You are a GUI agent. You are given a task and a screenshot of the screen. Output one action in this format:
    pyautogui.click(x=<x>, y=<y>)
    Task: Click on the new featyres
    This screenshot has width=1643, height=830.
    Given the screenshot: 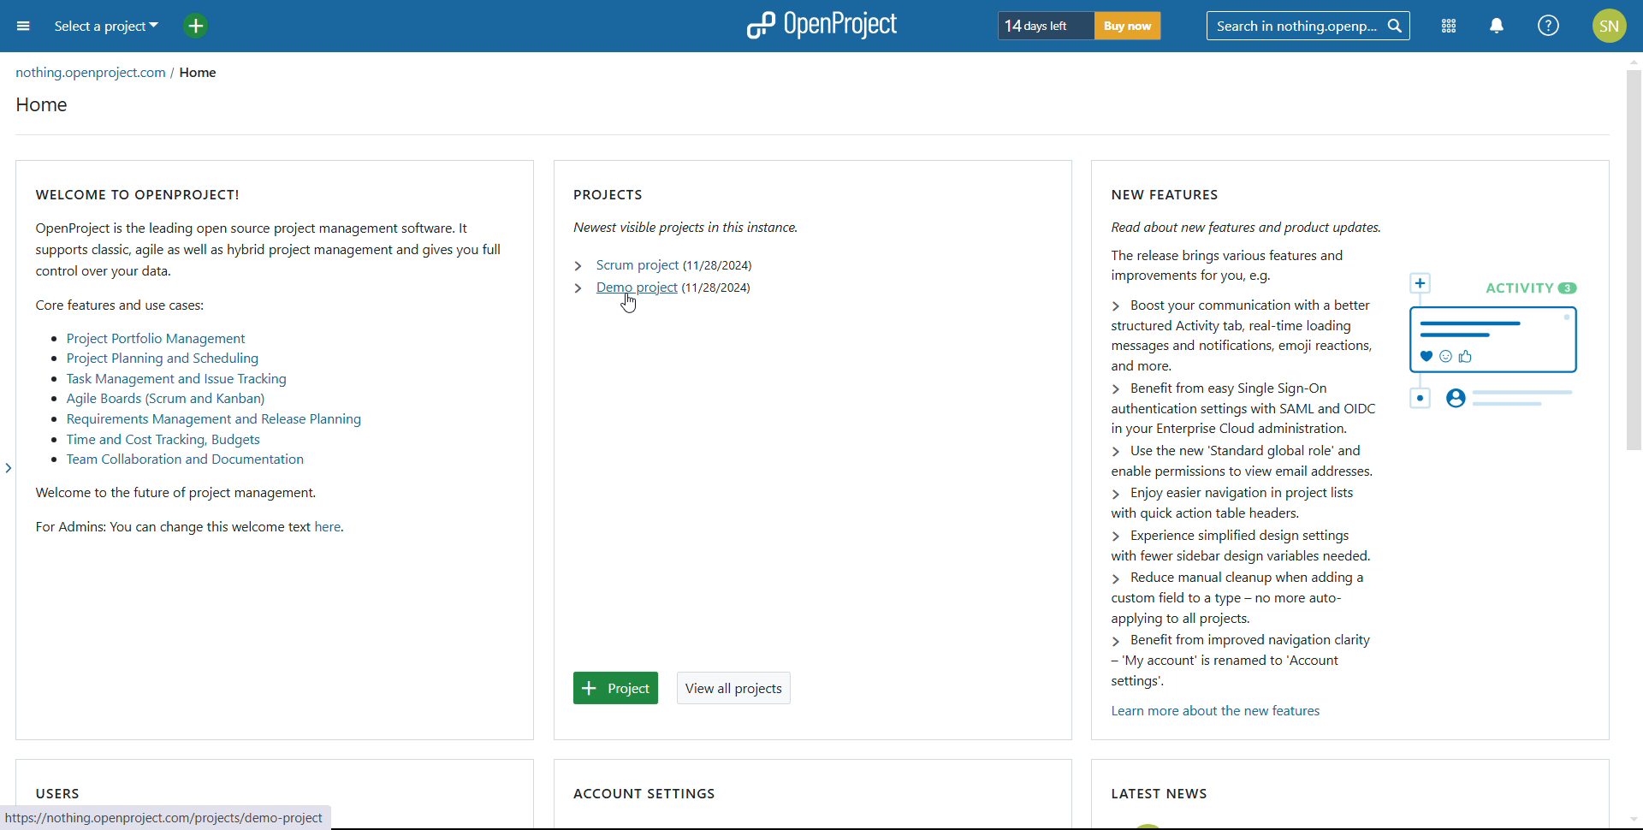 What is the action you would take?
    pyautogui.click(x=1352, y=425)
    